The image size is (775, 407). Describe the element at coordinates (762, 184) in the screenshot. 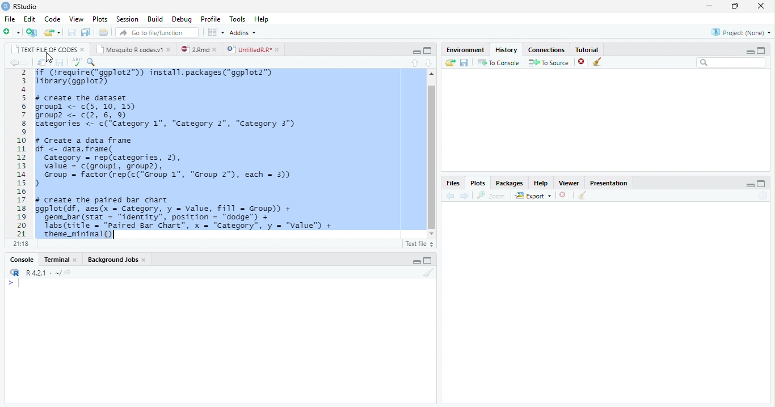

I see `maximize` at that location.